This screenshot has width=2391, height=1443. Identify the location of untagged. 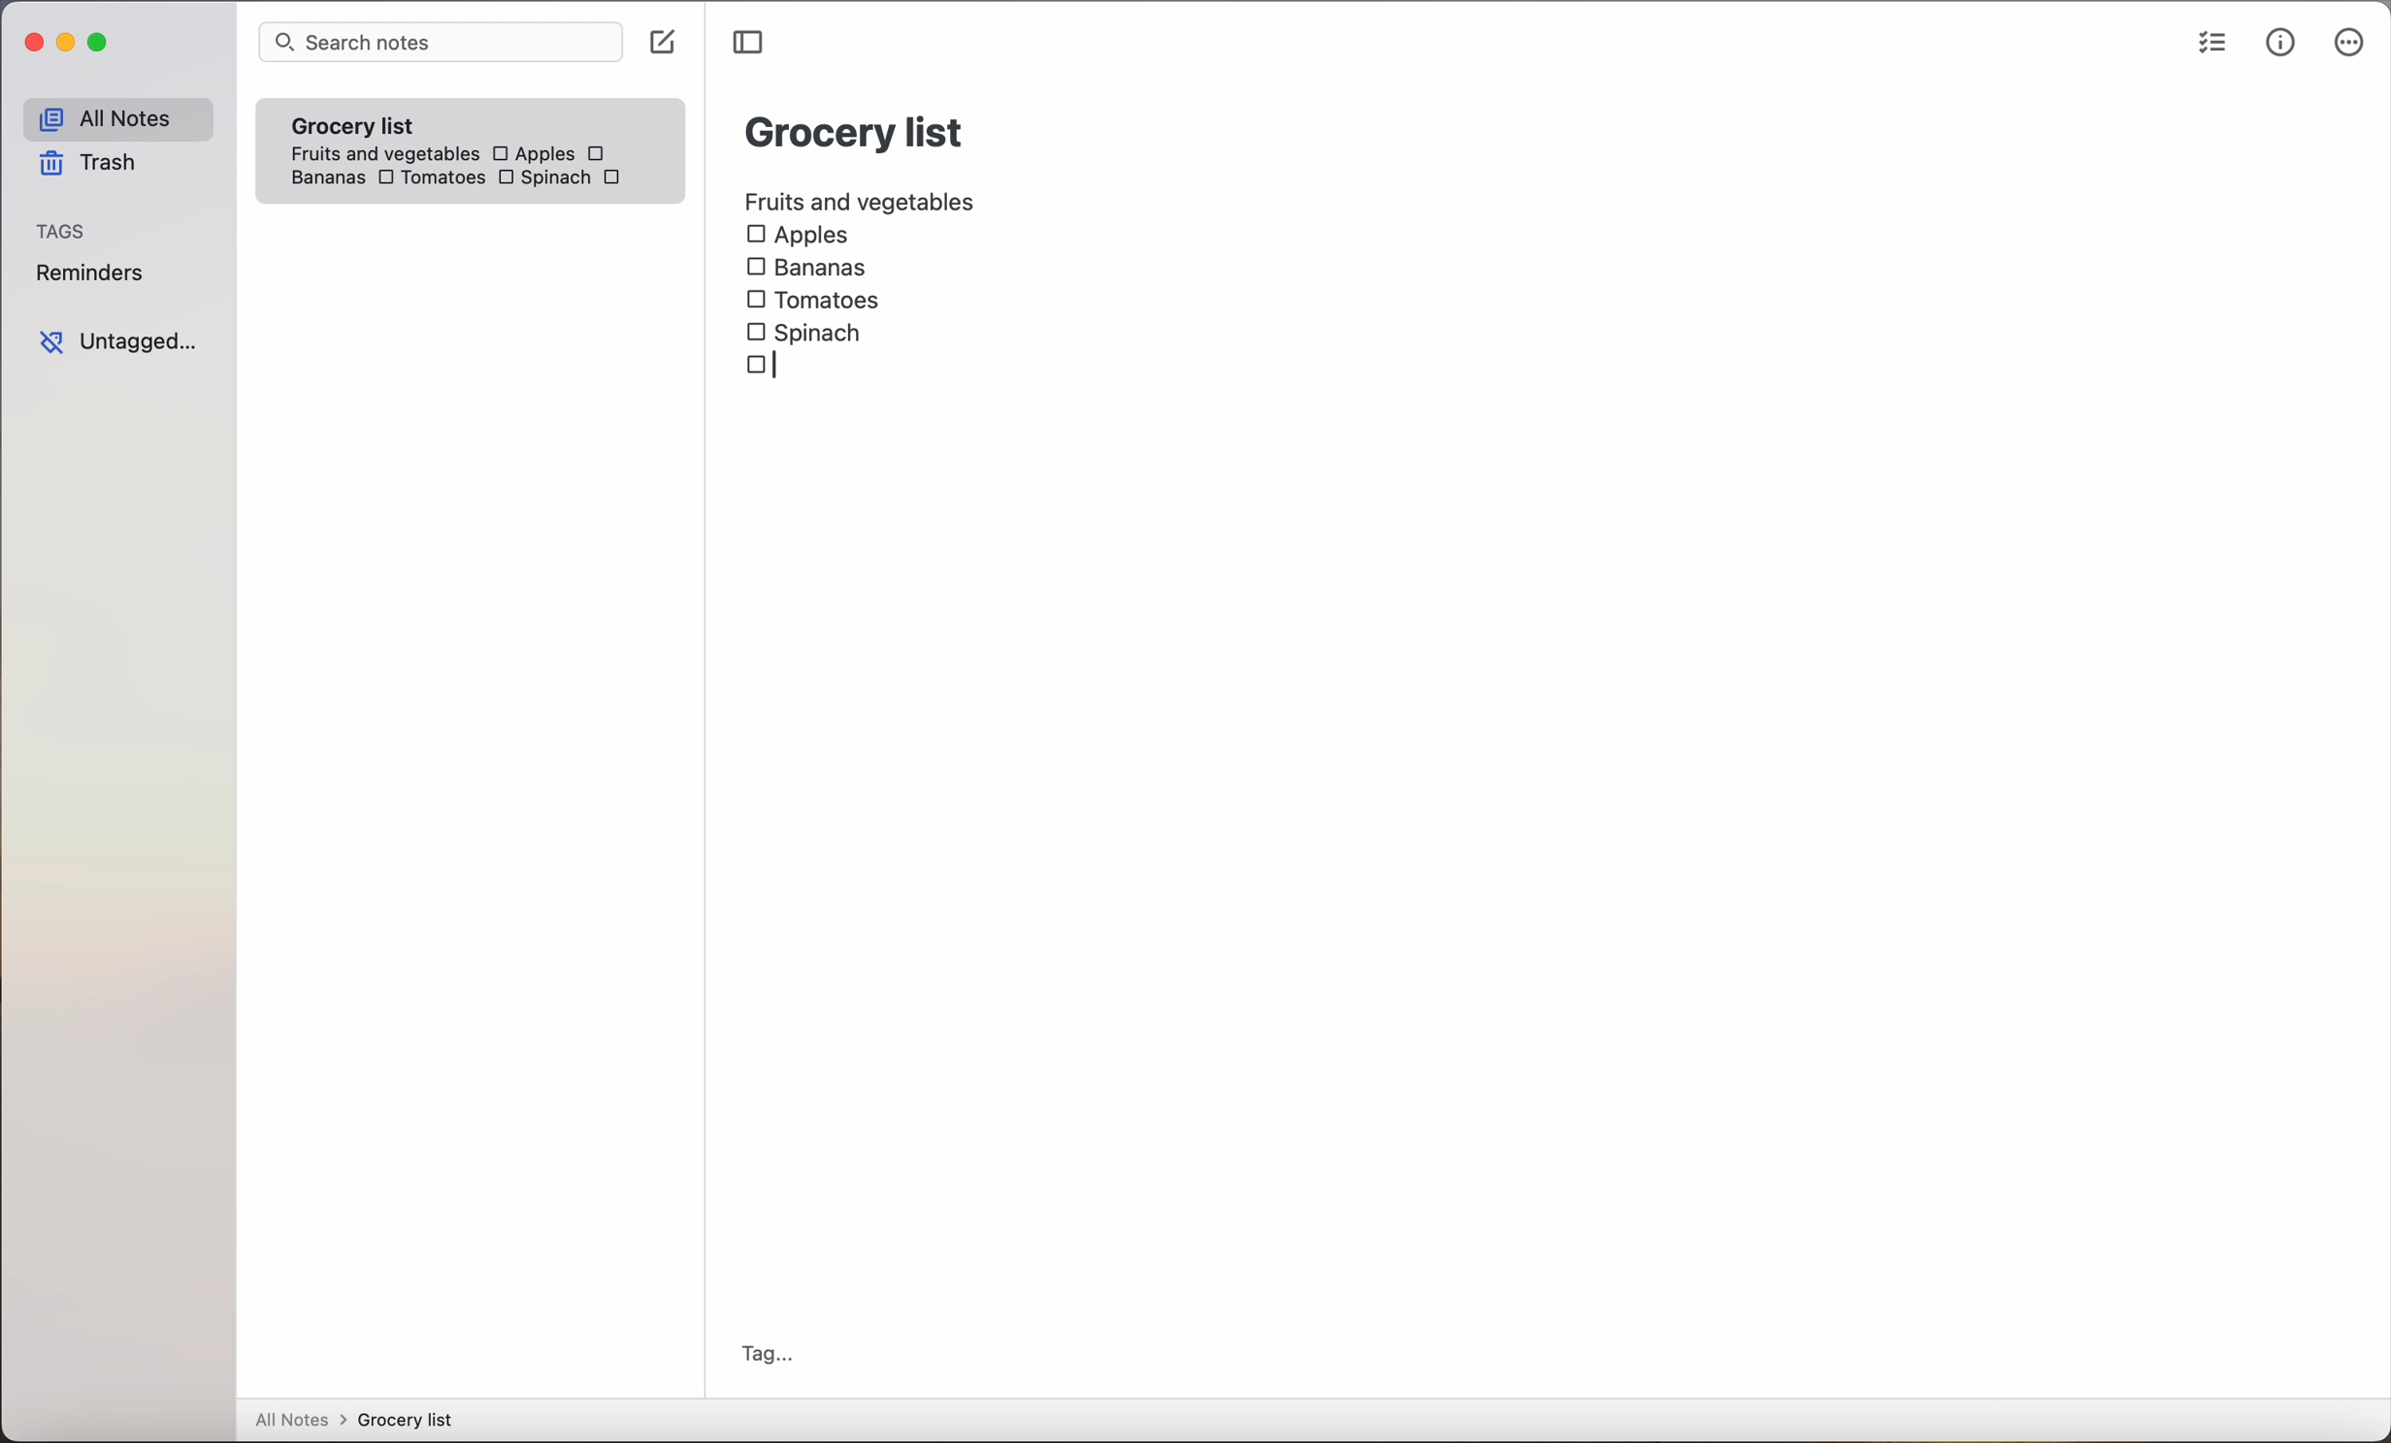
(117, 342).